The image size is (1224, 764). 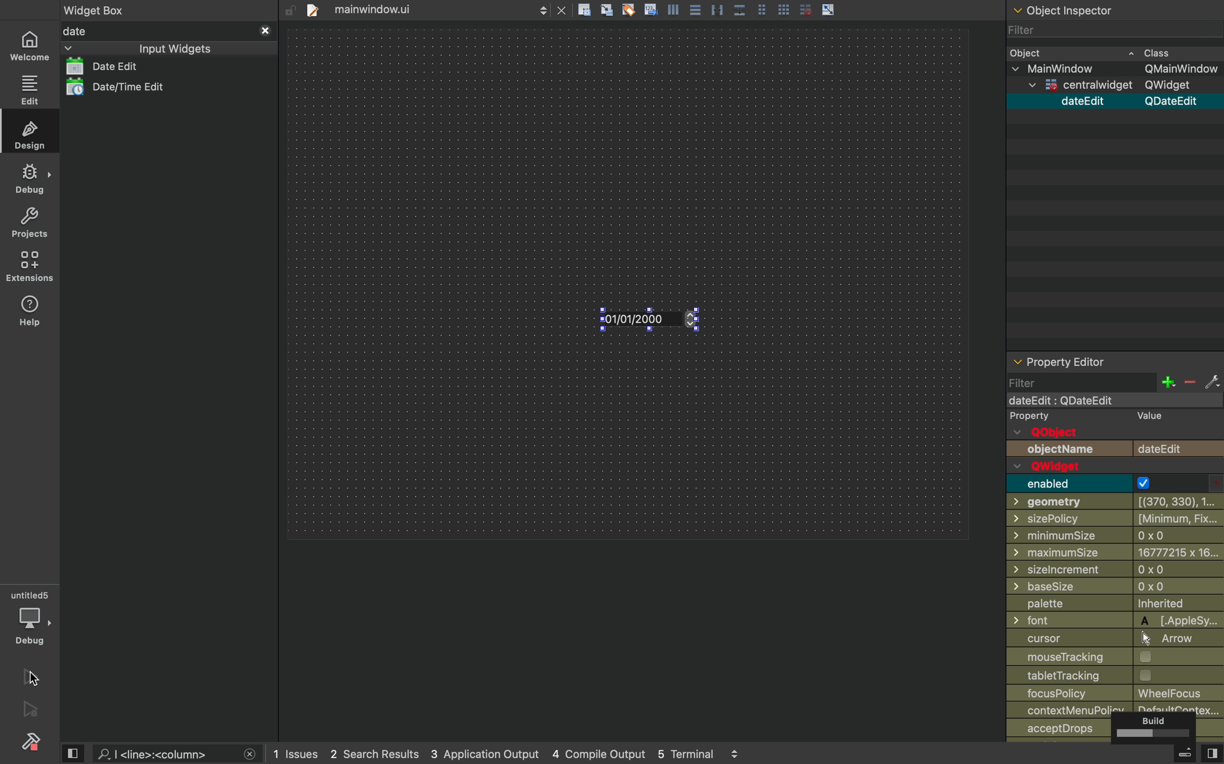 What do you see at coordinates (32, 709) in the screenshot?
I see `debug and run` at bounding box center [32, 709].